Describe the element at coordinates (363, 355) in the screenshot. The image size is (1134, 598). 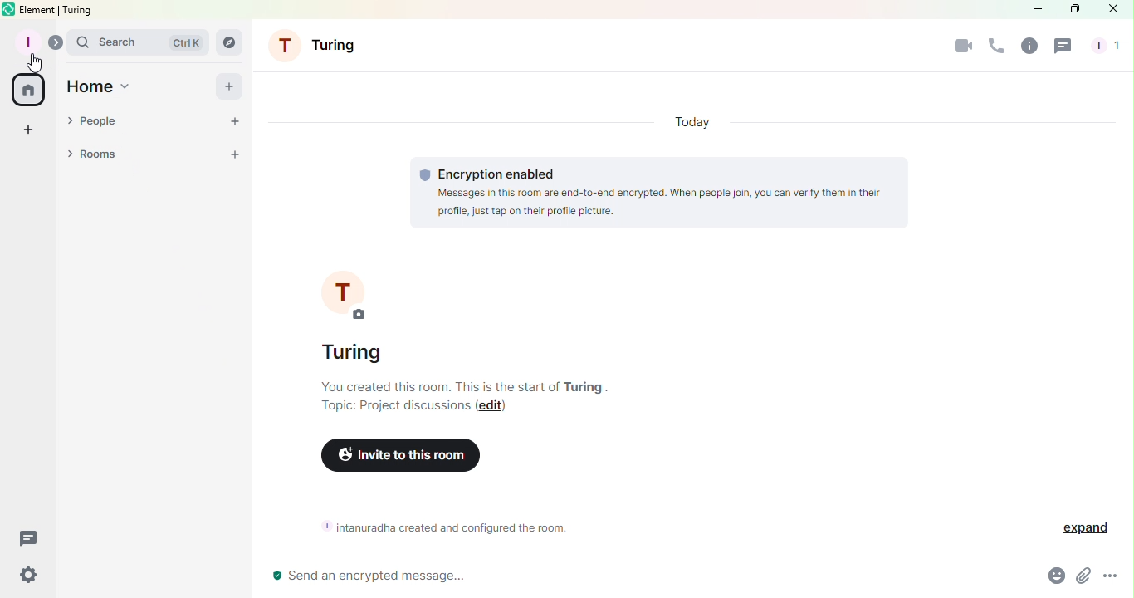
I see `turing` at that location.